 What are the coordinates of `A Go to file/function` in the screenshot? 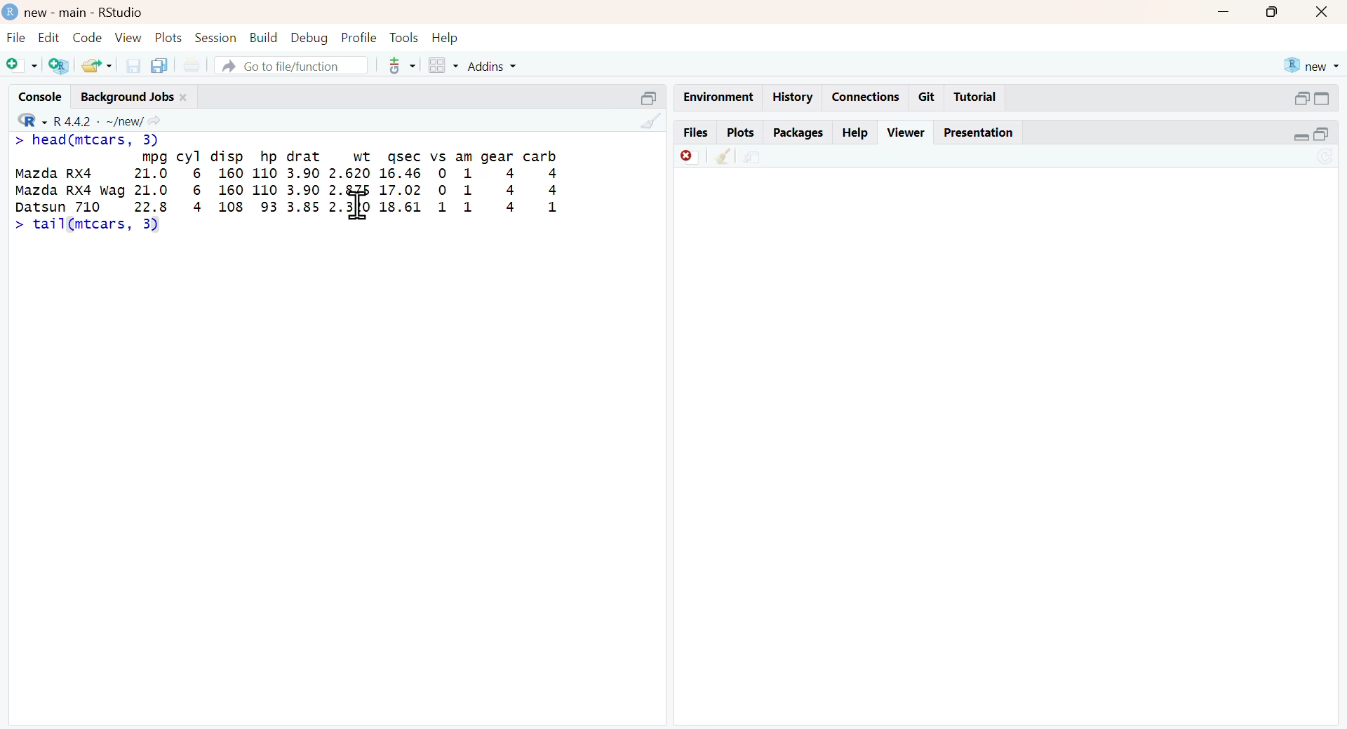 It's located at (290, 66).